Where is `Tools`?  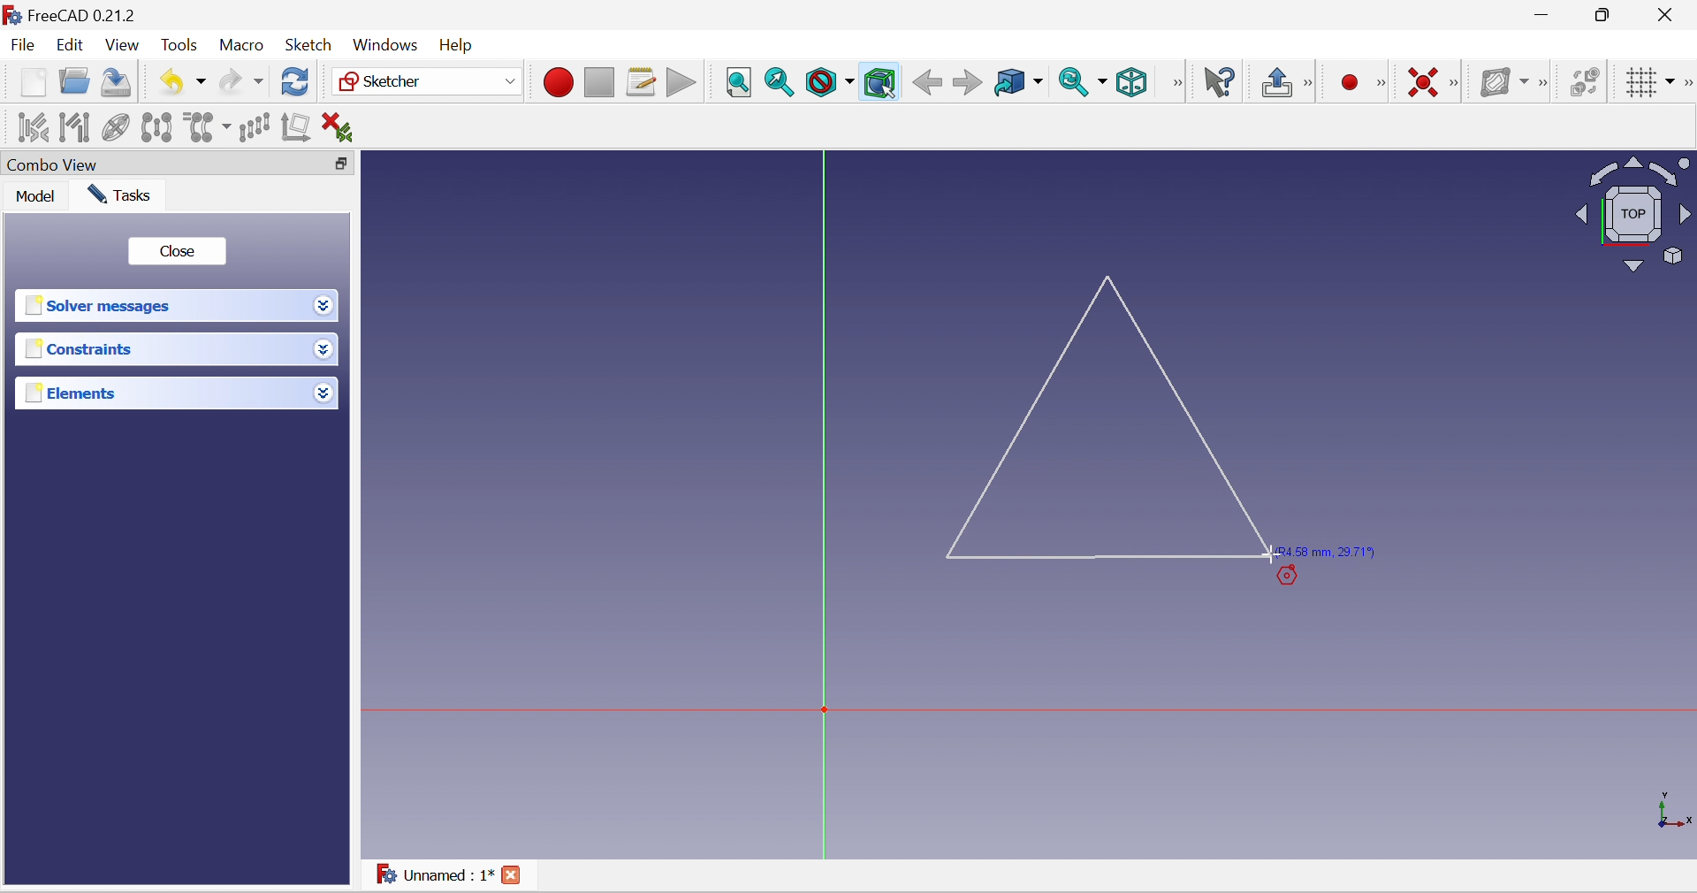
Tools is located at coordinates (178, 44).